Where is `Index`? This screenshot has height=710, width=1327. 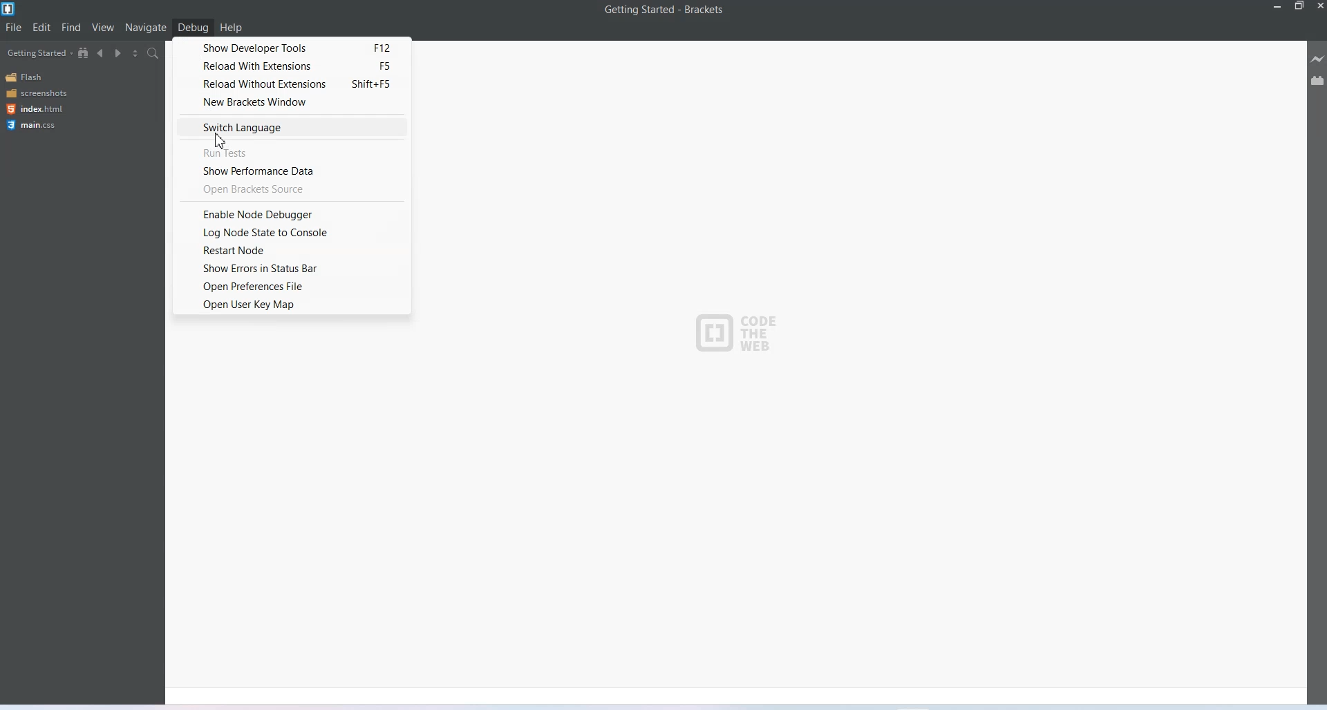 Index is located at coordinates (33, 109).